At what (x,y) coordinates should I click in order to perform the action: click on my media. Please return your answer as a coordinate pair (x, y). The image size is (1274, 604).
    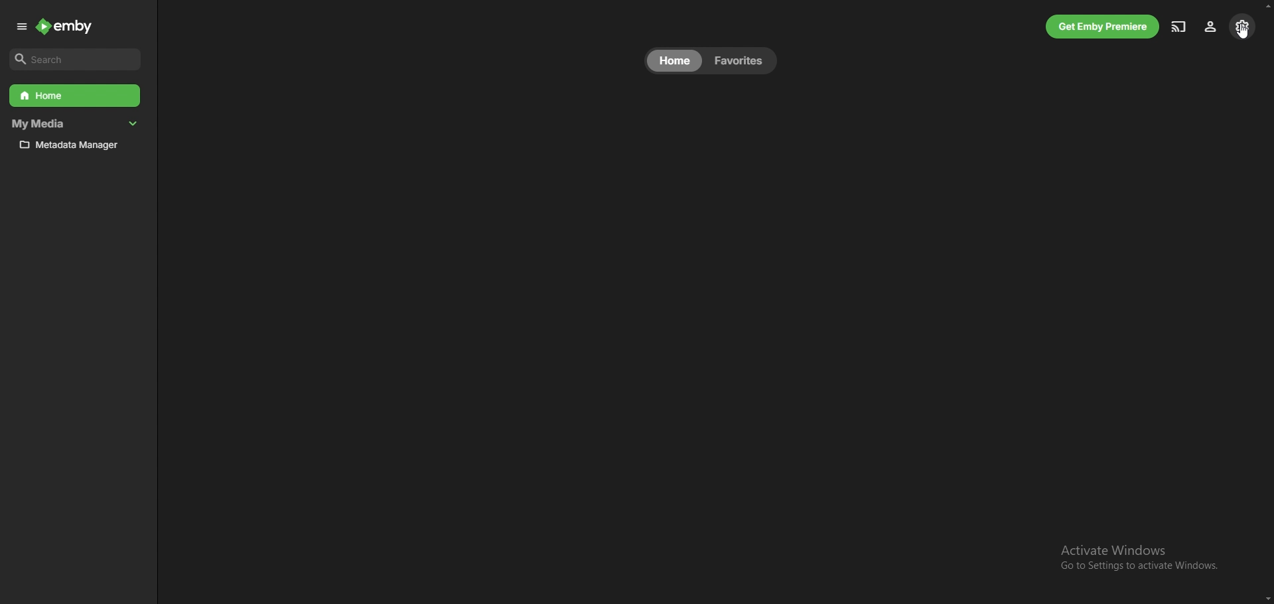
    Looking at the image, I should click on (78, 124).